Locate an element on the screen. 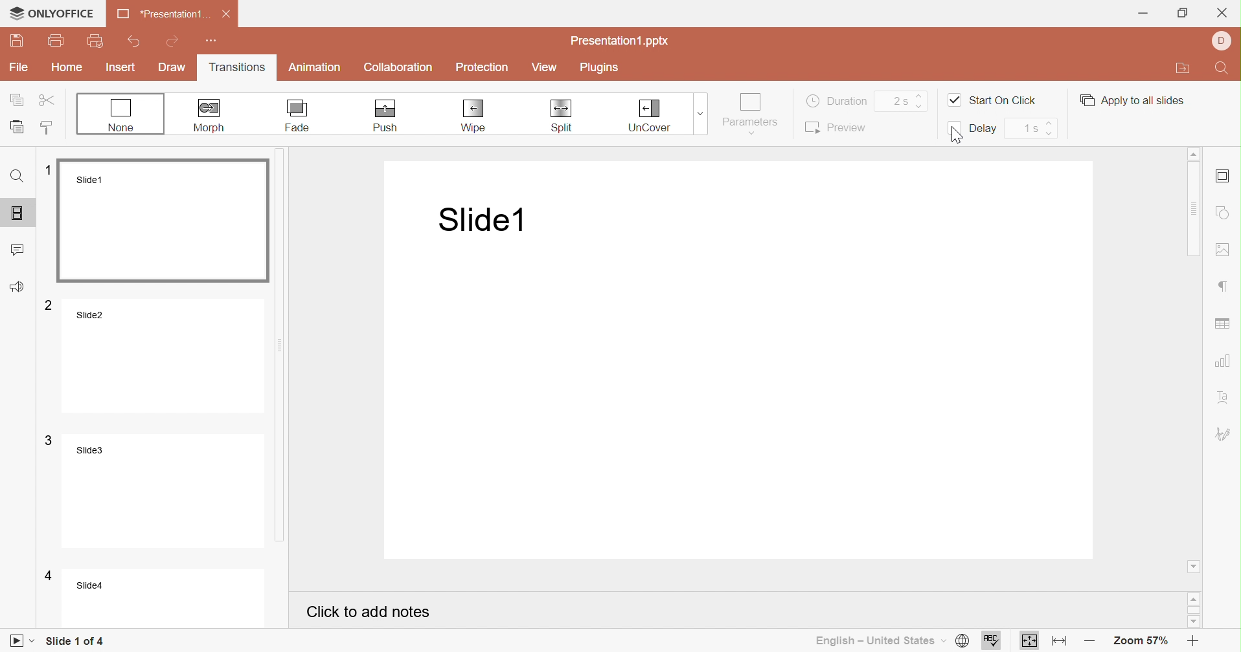  Quick print is located at coordinates (97, 42).